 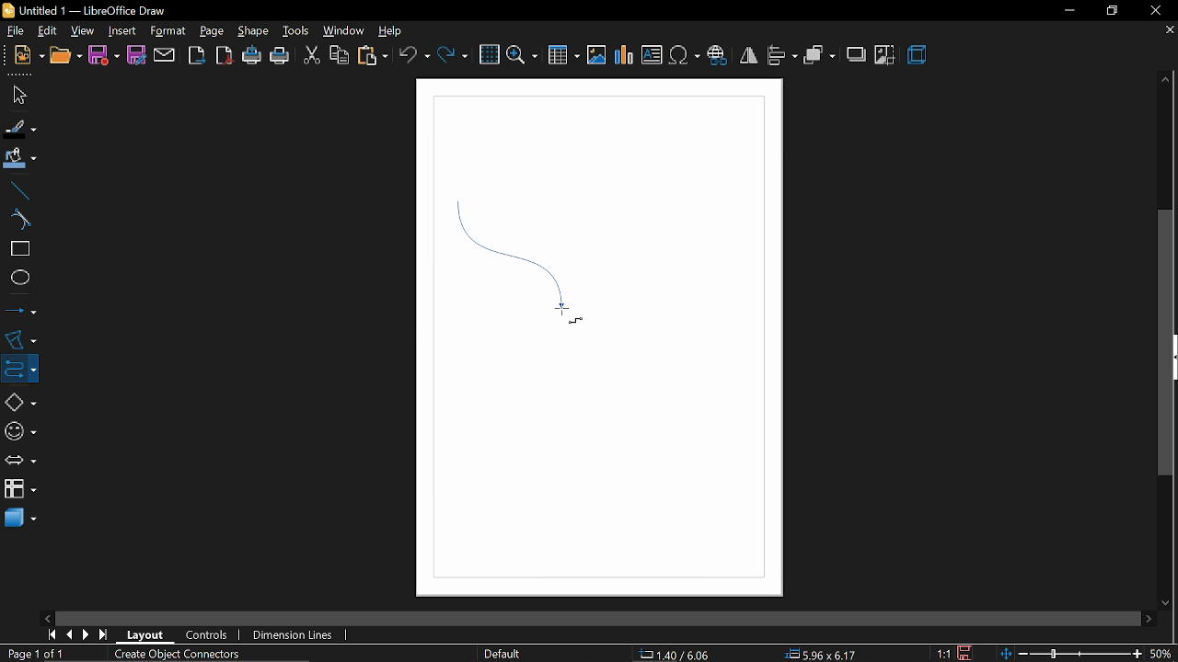 What do you see at coordinates (17, 399) in the screenshot?
I see `basic shapes` at bounding box center [17, 399].